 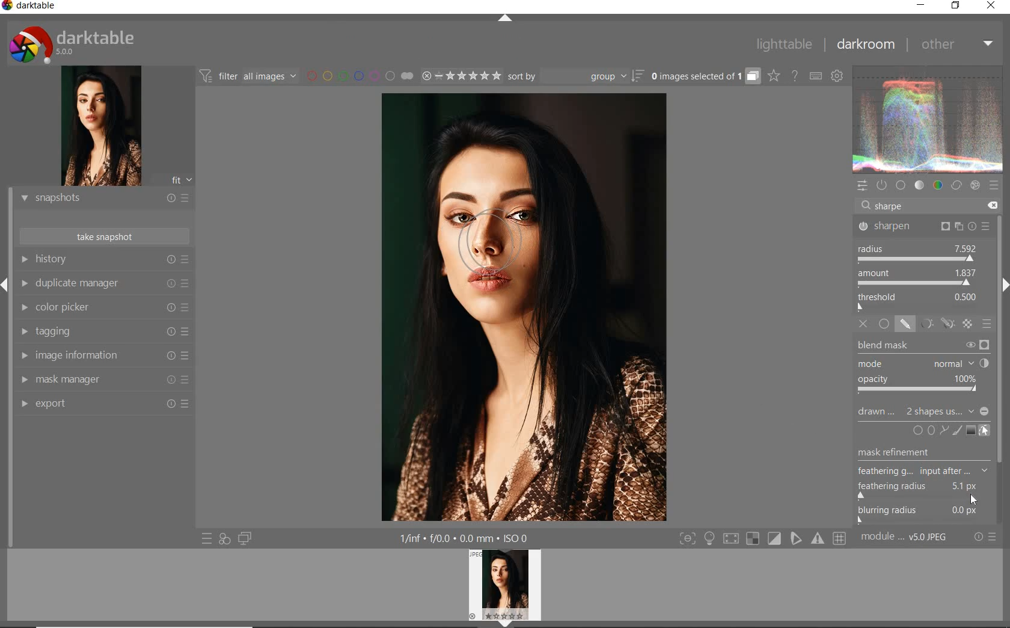 What do you see at coordinates (773, 76) in the screenshot?
I see `change overlays shown on thumbnails` at bounding box center [773, 76].